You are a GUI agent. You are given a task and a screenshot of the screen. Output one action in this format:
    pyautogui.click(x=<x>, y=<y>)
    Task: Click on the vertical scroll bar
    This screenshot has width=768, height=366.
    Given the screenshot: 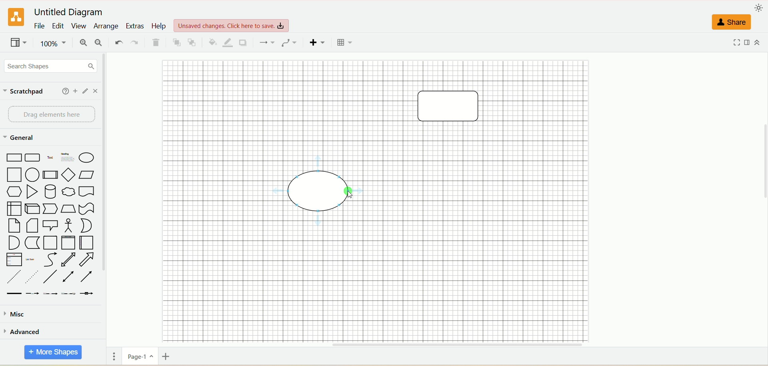 What is the action you would take?
    pyautogui.click(x=107, y=196)
    